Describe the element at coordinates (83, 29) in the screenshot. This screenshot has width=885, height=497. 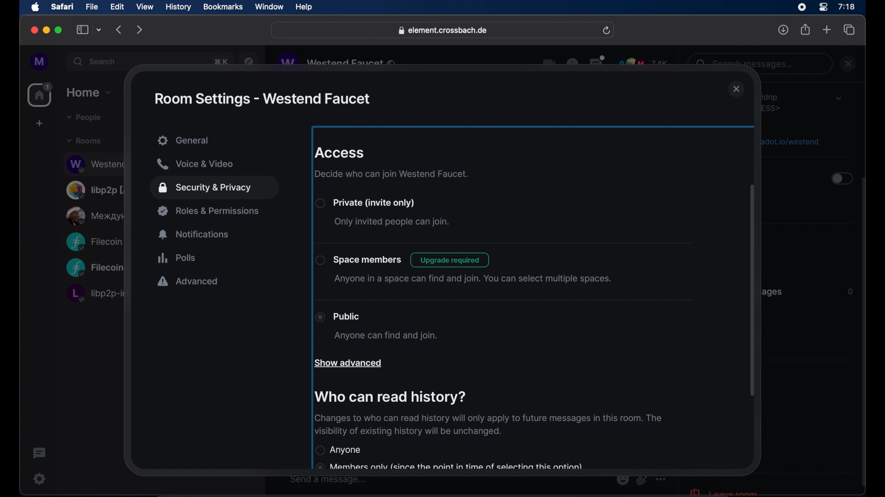
I see `show sidebar` at that location.